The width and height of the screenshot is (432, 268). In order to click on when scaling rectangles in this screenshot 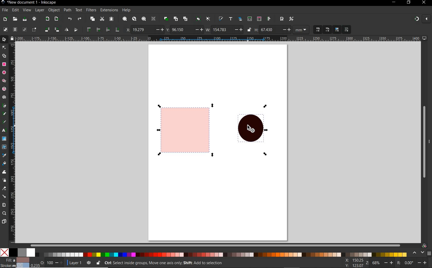, I will do `click(327, 30)`.